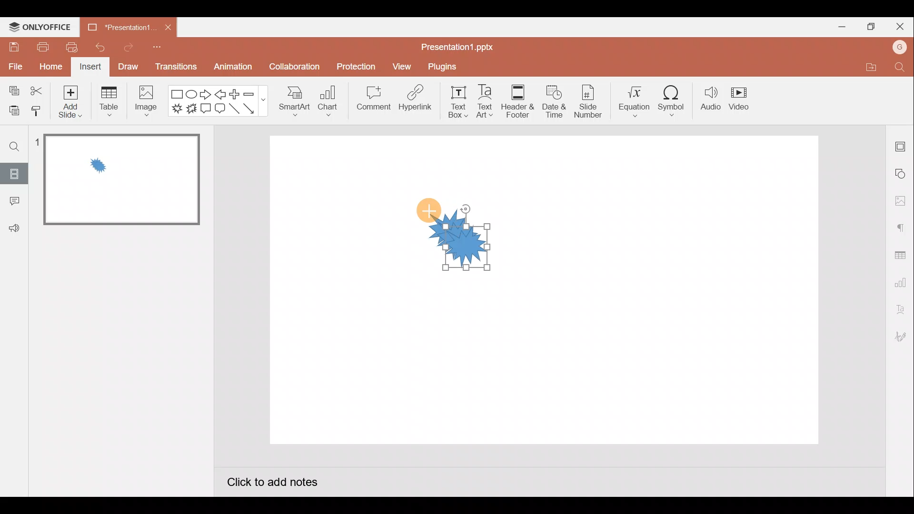 The image size is (914, 514). What do you see at coordinates (745, 101) in the screenshot?
I see `Video` at bounding box center [745, 101].